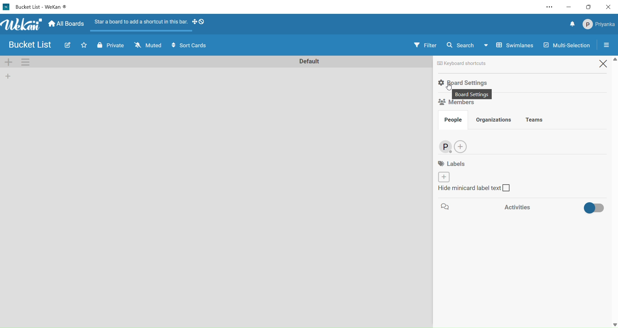 This screenshot has height=328, width=618. Describe the element at coordinates (444, 207) in the screenshot. I see `comment` at that location.